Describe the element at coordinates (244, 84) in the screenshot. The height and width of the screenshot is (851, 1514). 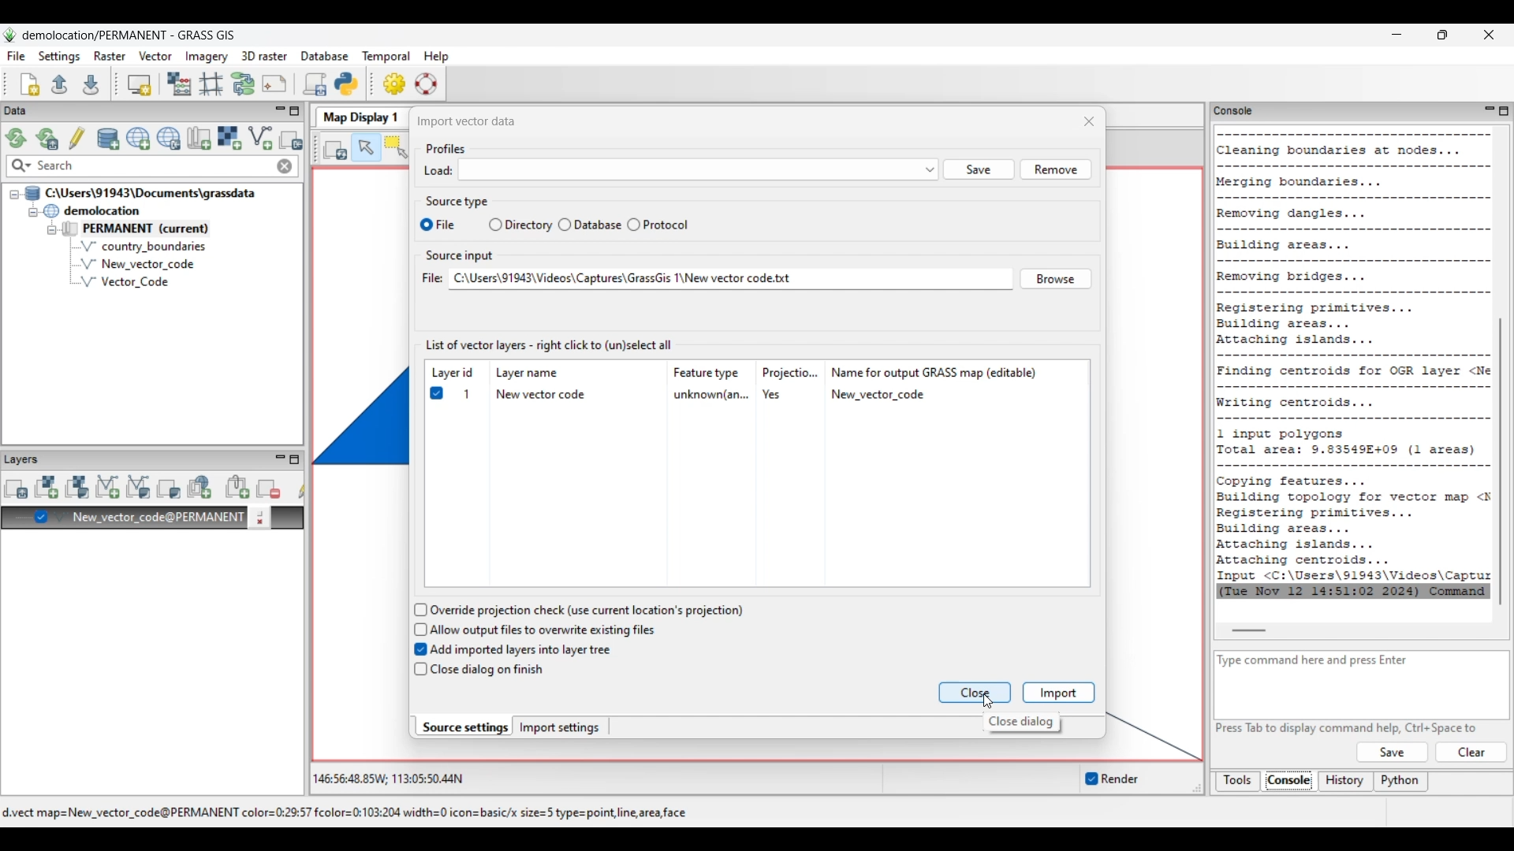
I see `Graphical Modeler` at that location.